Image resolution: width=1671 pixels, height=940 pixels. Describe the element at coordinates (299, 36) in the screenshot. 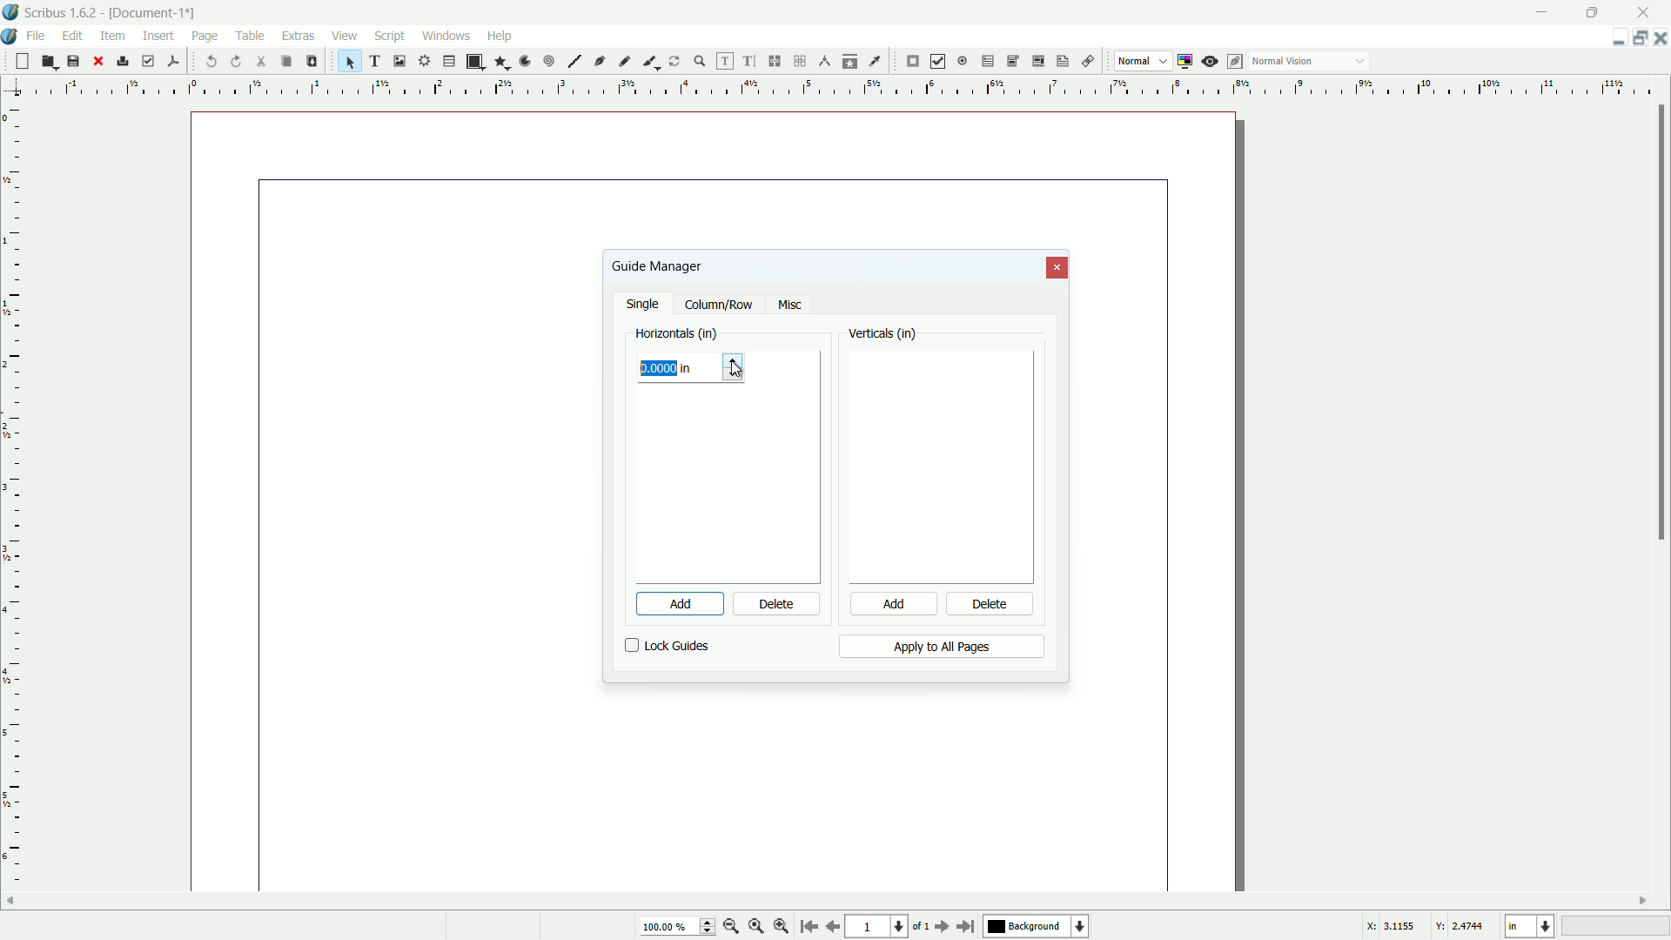

I see `extras menu` at that location.